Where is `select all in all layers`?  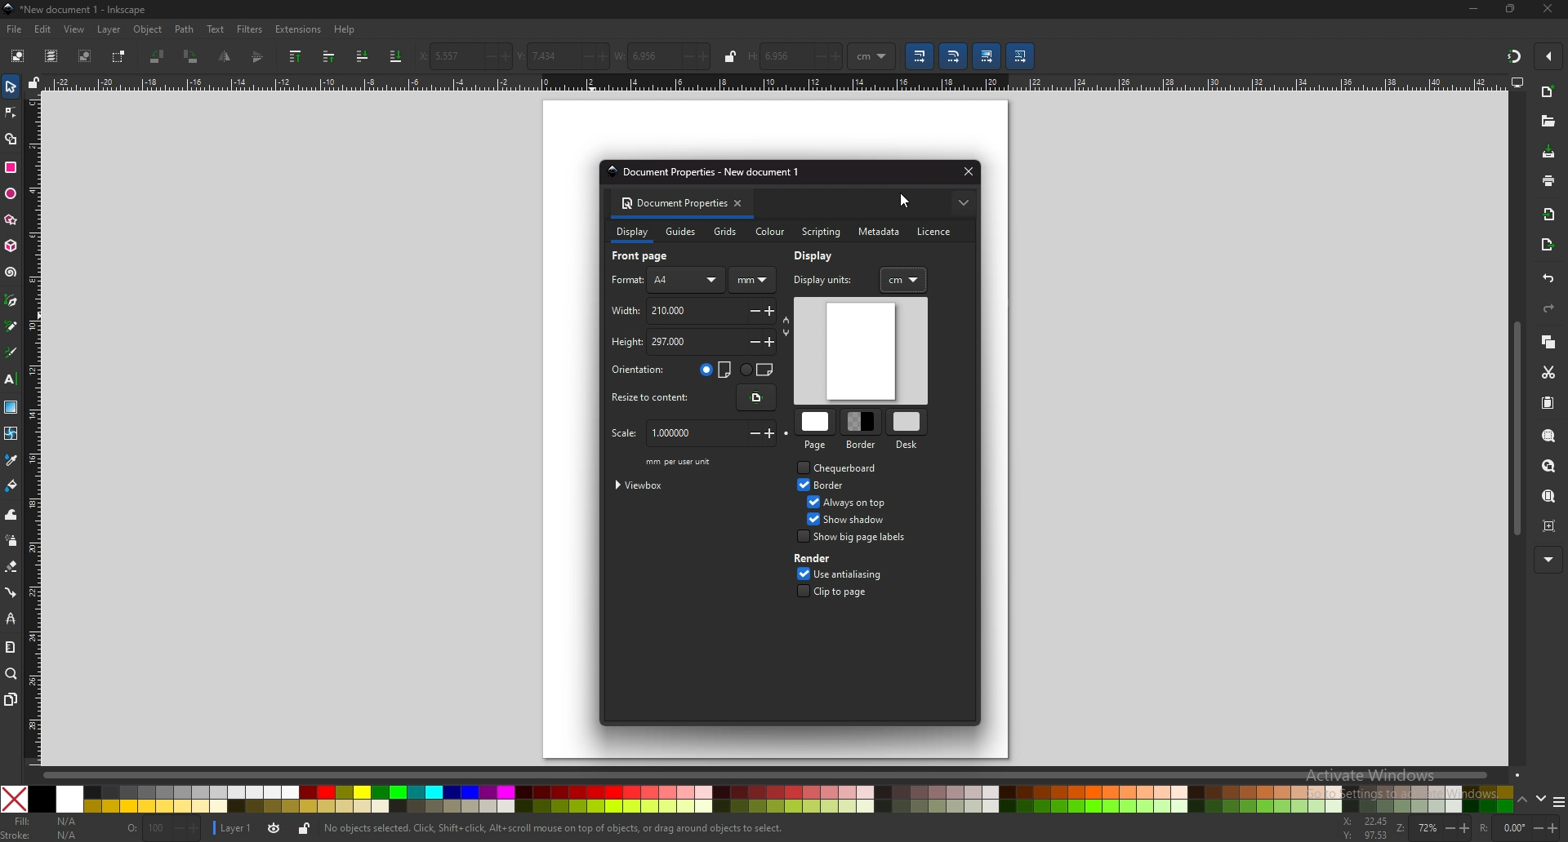
select all in all layers is located at coordinates (51, 56).